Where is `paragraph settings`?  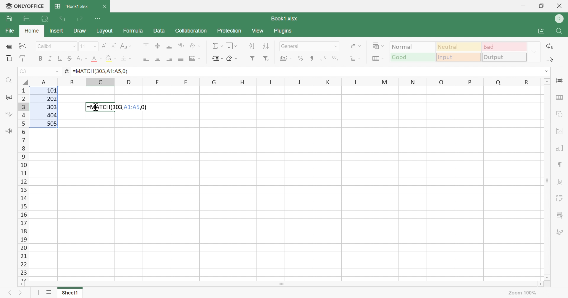 paragraph settings is located at coordinates (560, 164).